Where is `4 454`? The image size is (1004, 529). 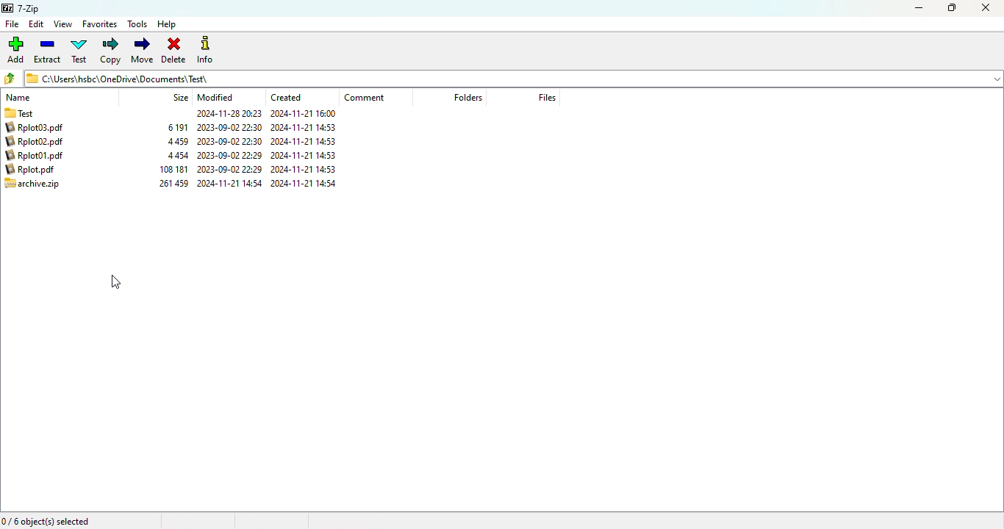 4 454 is located at coordinates (178, 169).